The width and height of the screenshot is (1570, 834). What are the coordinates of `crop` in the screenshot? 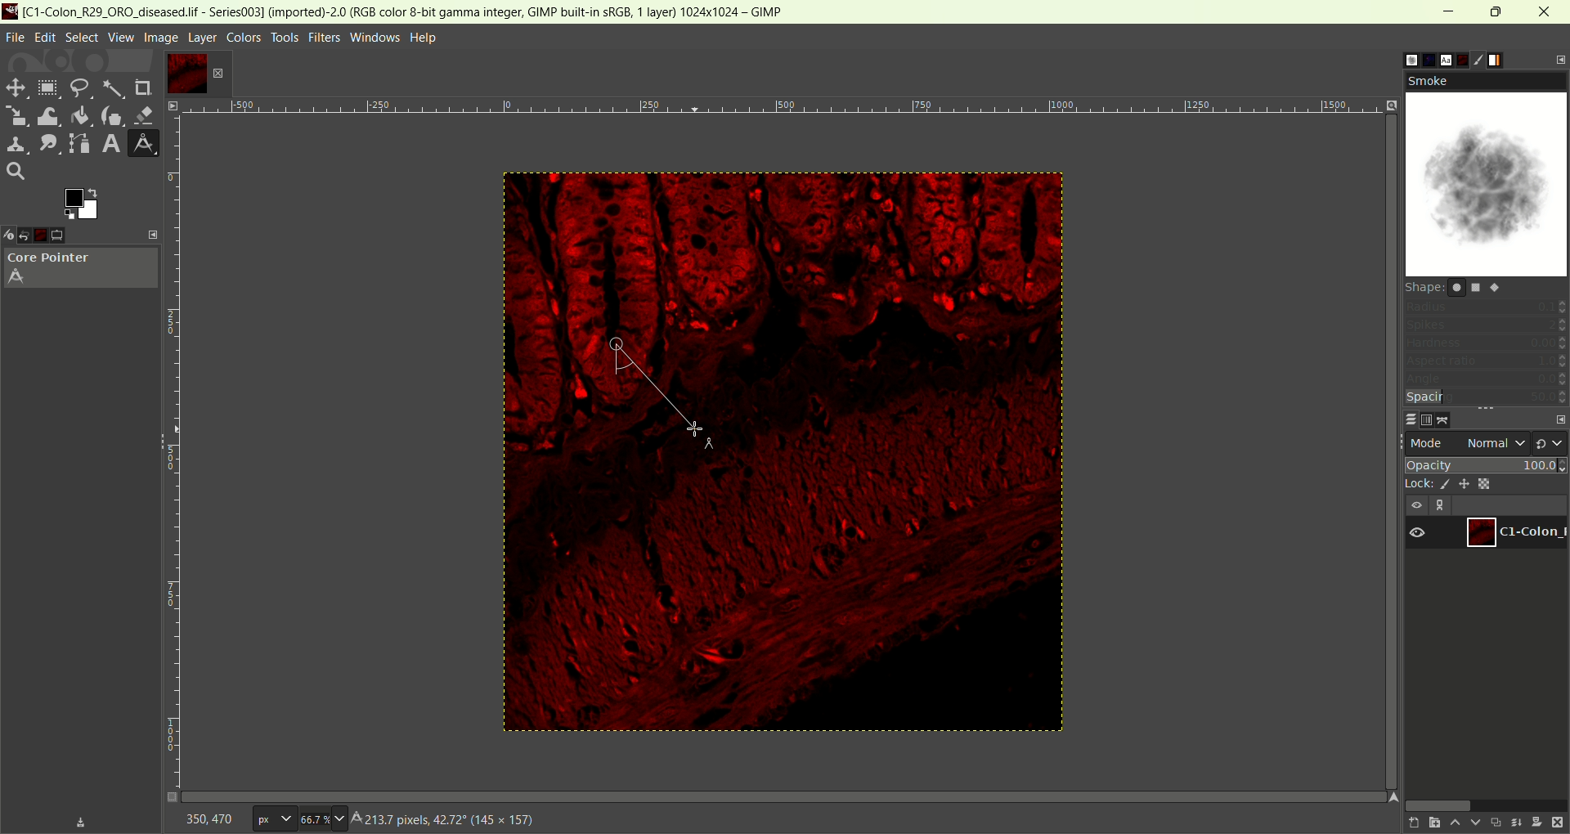 It's located at (144, 88).